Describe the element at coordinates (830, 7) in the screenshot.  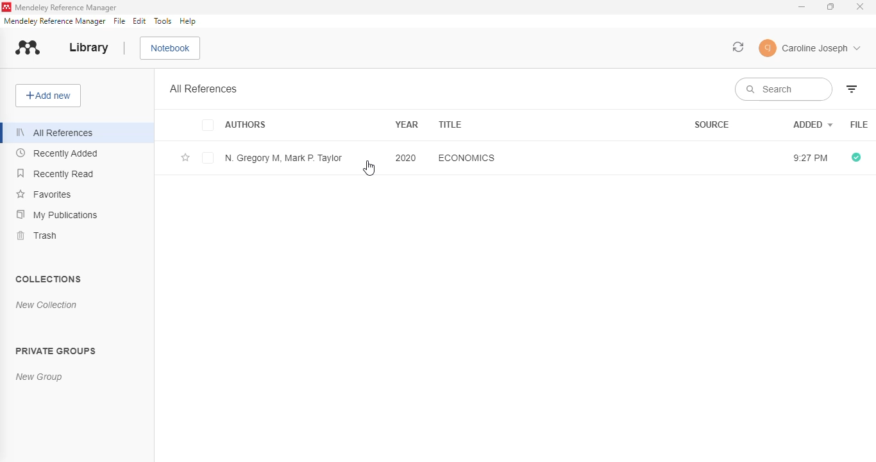
I see `maximize` at that location.